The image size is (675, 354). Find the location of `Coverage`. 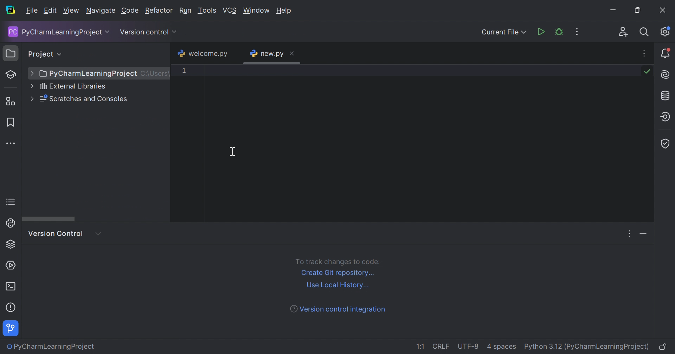

Coverage is located at coordinates (667, 145).